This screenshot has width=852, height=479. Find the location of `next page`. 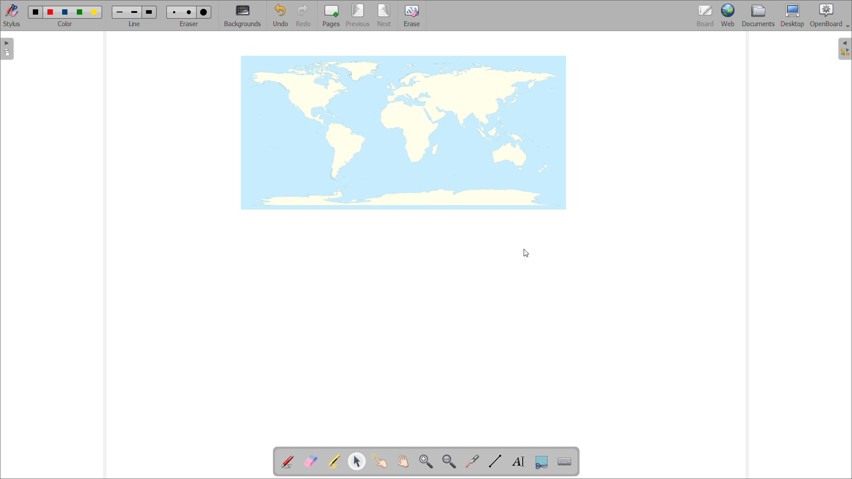

next page is located at coordinates (384, 15).